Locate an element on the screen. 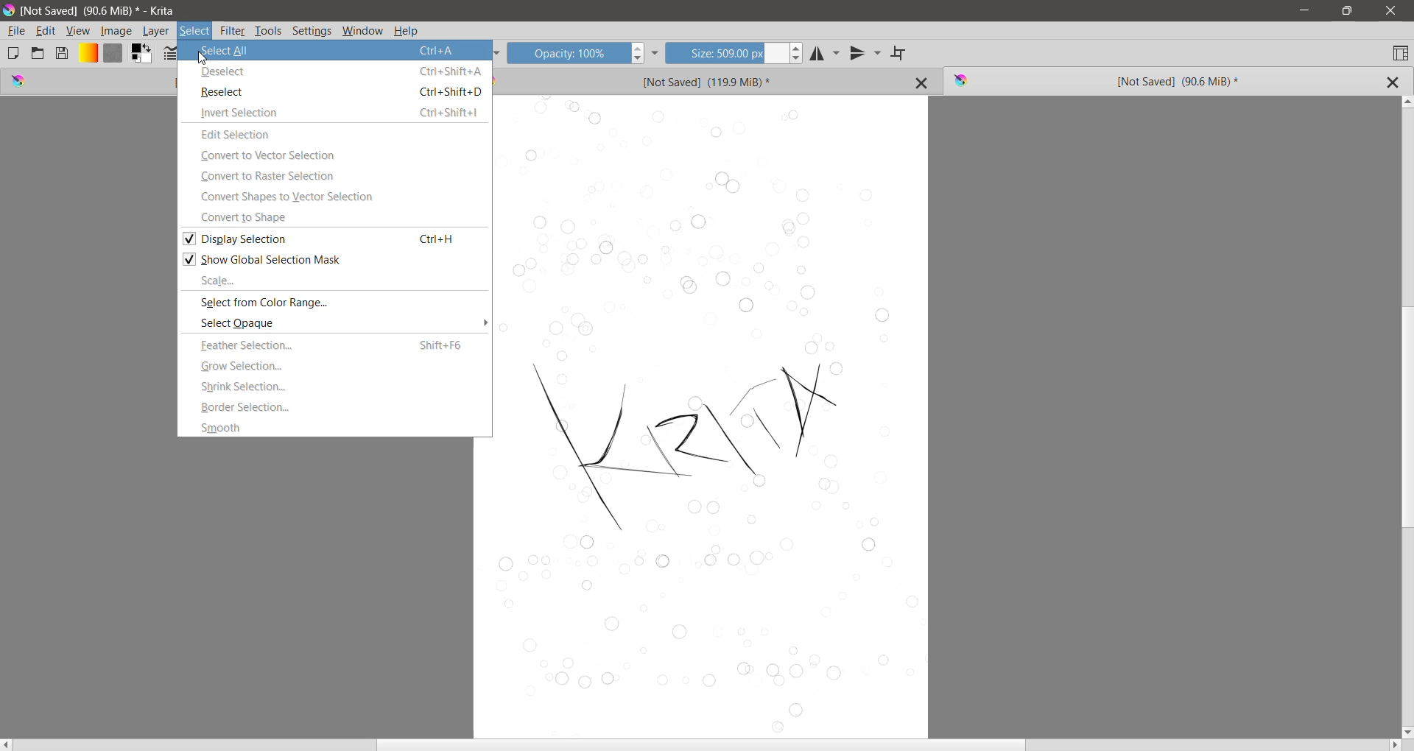 Image resolution: width=1414 pixels, height=751 pixels. Feather Selection is located at coordinates (335, 345).